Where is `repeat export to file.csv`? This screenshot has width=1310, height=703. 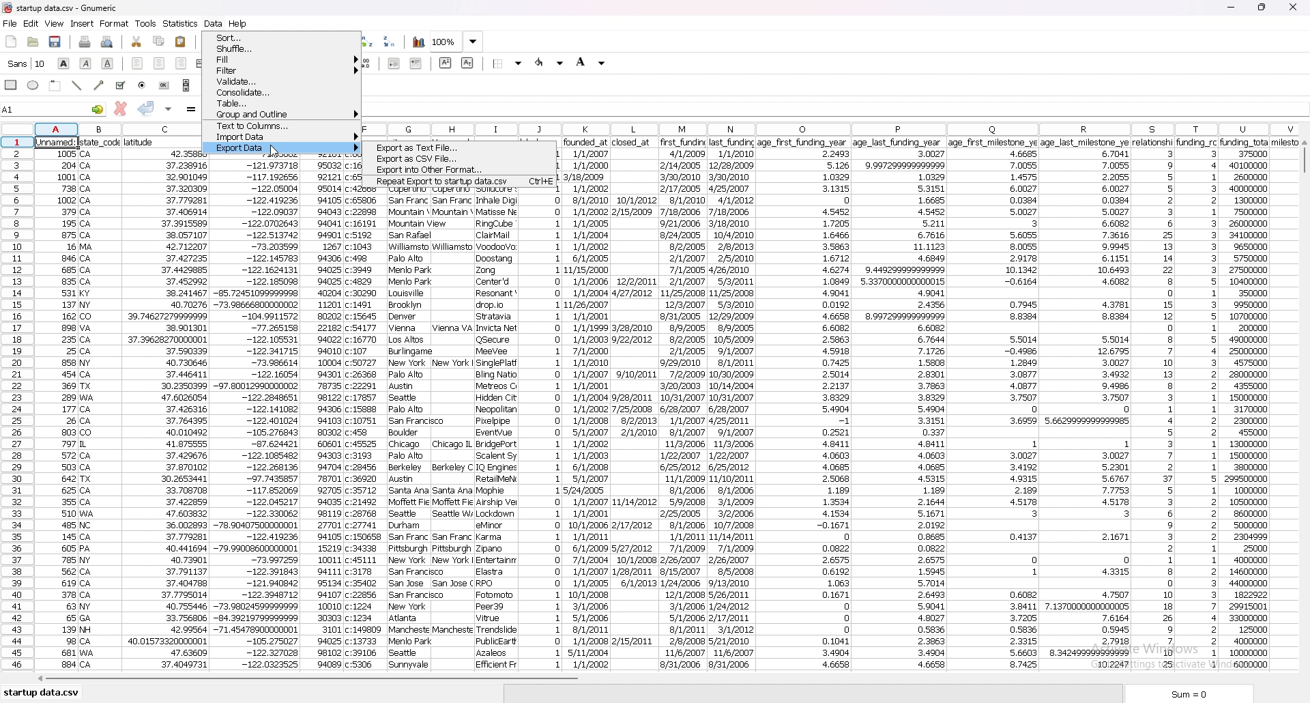
repeat export to file.csv is located at coordinates (458, 181).